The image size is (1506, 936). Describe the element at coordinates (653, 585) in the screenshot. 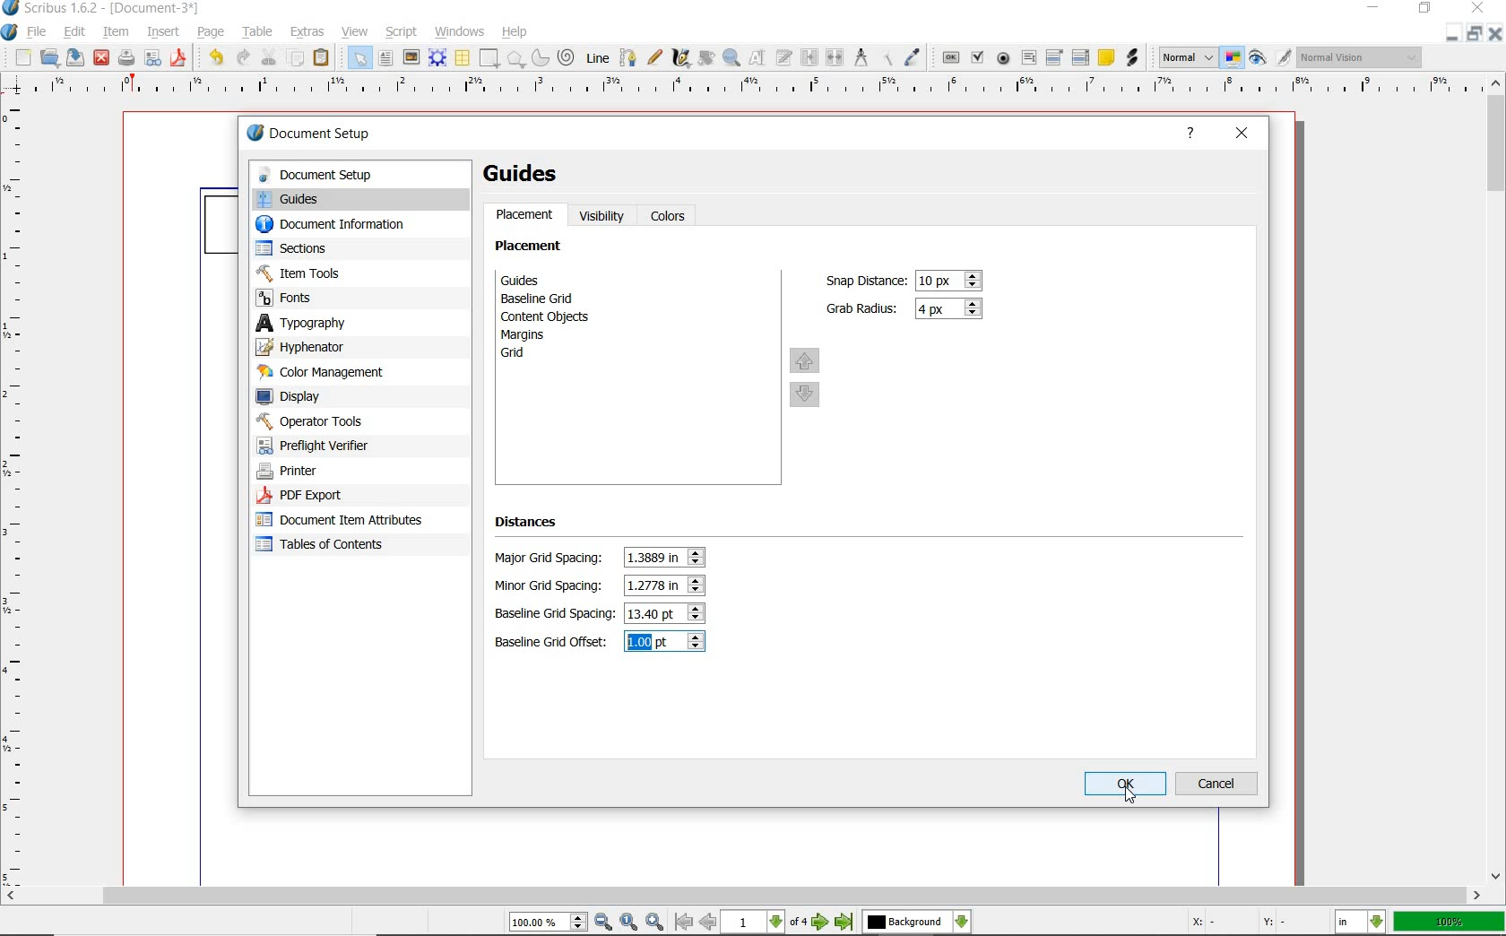

I see `minor grid spacing` at that location.